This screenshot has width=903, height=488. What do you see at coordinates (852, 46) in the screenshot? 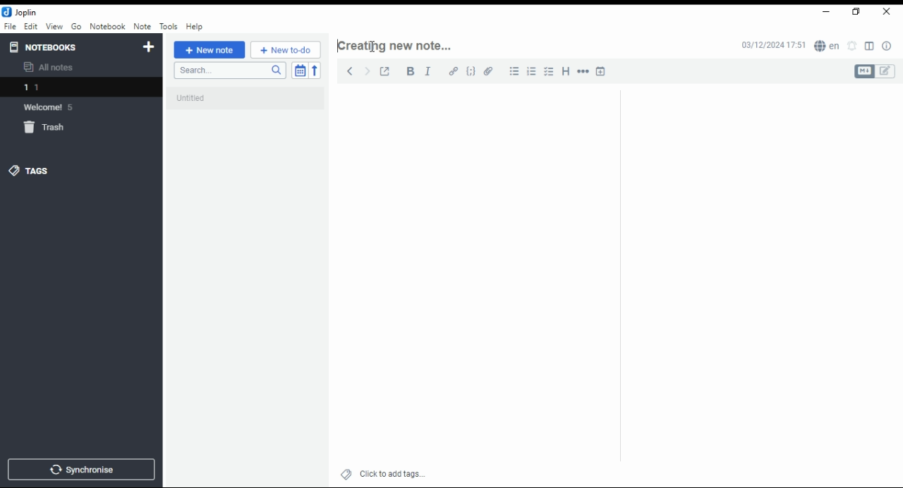
I see `set alarm` at bounding box center [852, 46].